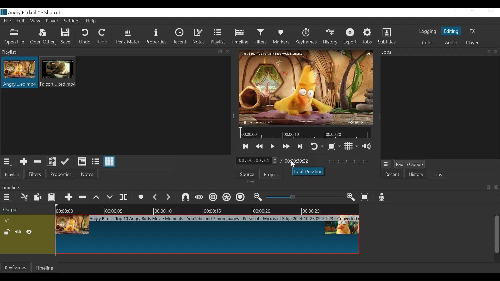 The width and height of the screenshot is (500, 281). I want to click on Shotcut, so click(54, 12).